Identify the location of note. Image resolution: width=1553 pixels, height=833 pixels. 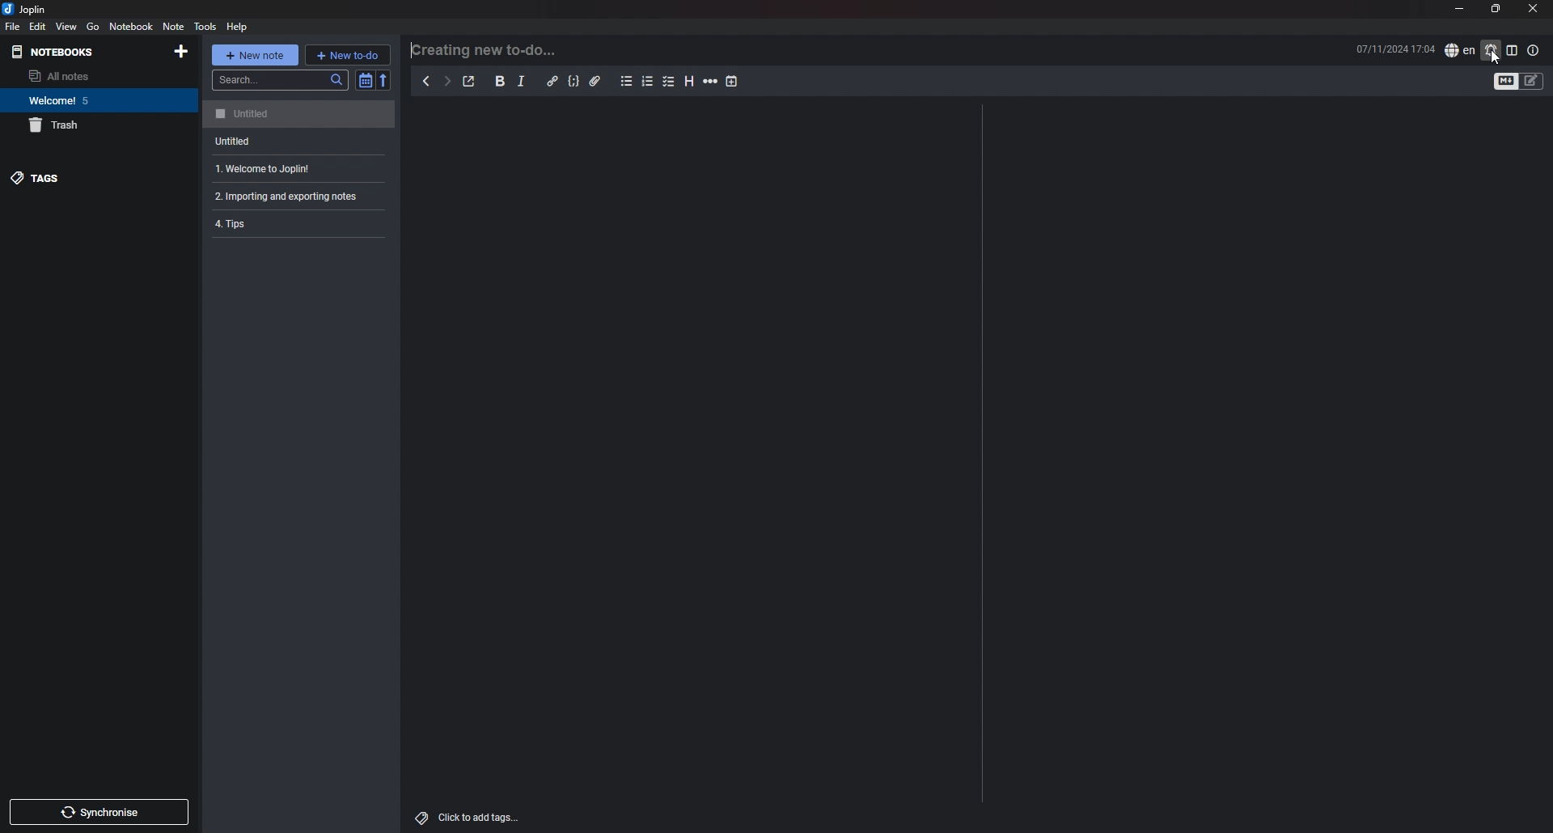
(300, 168).